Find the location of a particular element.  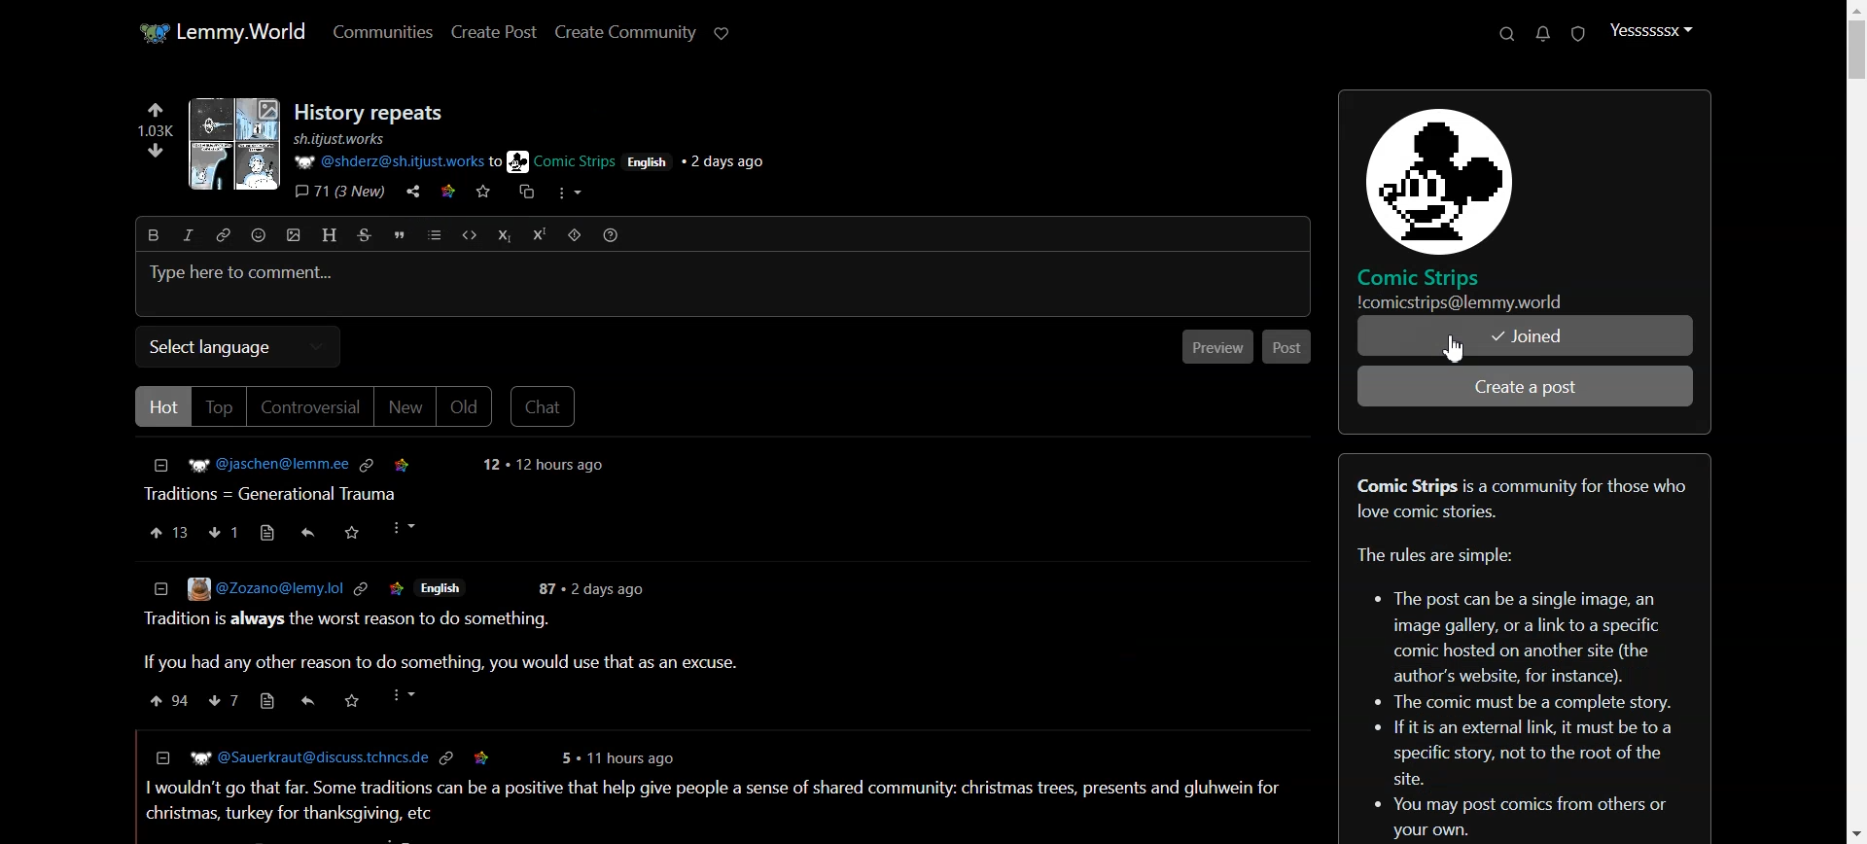

Joined is located at coordinates (1526, 336).